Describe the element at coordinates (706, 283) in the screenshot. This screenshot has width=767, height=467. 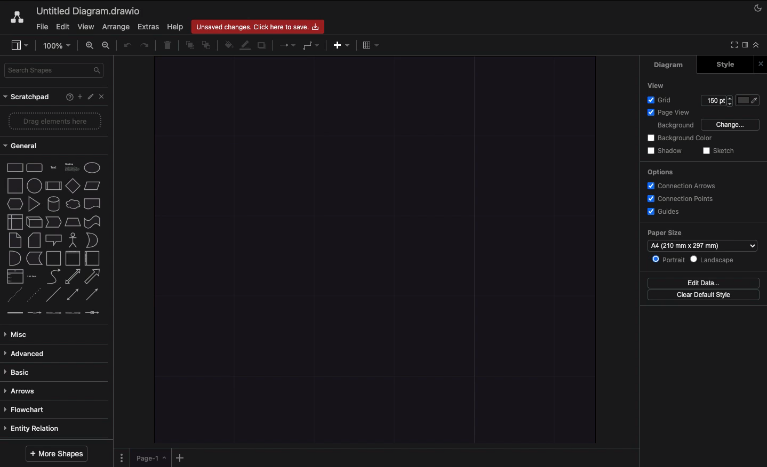
I see `Edit data` at that location.